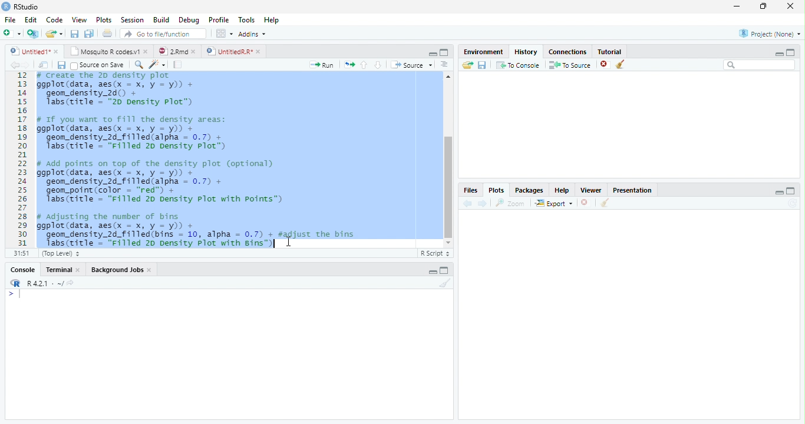 The width and height of the screenshot is (805, 424). What do you see at coordinates (41, 283) in the screenshot?
I see `R421 - ~/` at bounding box center [41, 283].